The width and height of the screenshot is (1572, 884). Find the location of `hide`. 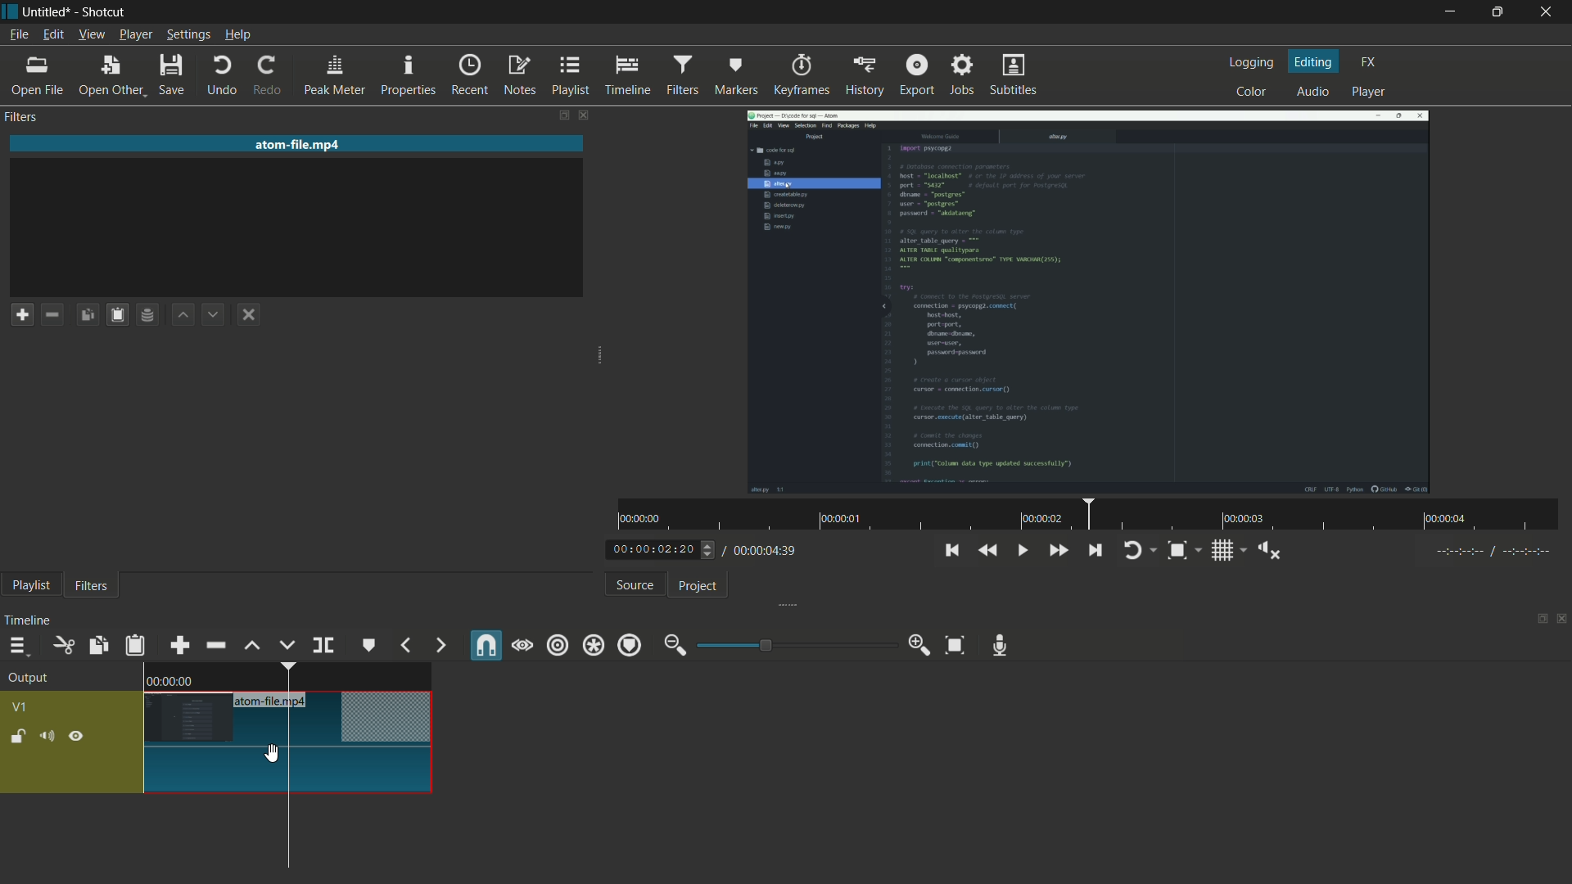

hide is located at coordinates (78, 735).